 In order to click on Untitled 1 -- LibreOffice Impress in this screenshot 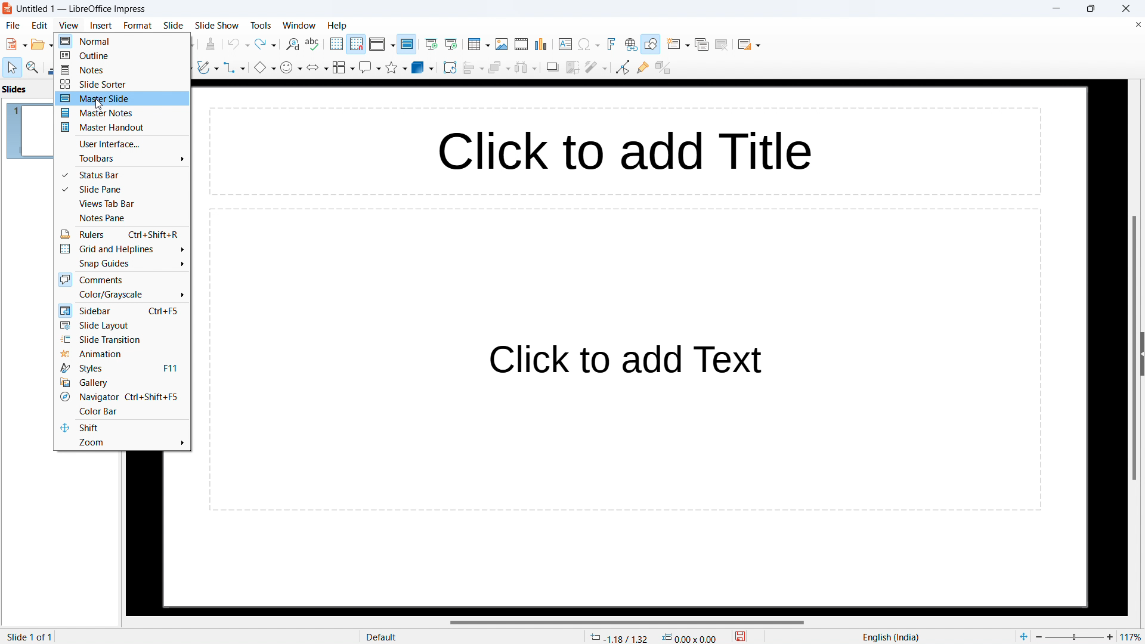, I will do `click(82, 9)`.